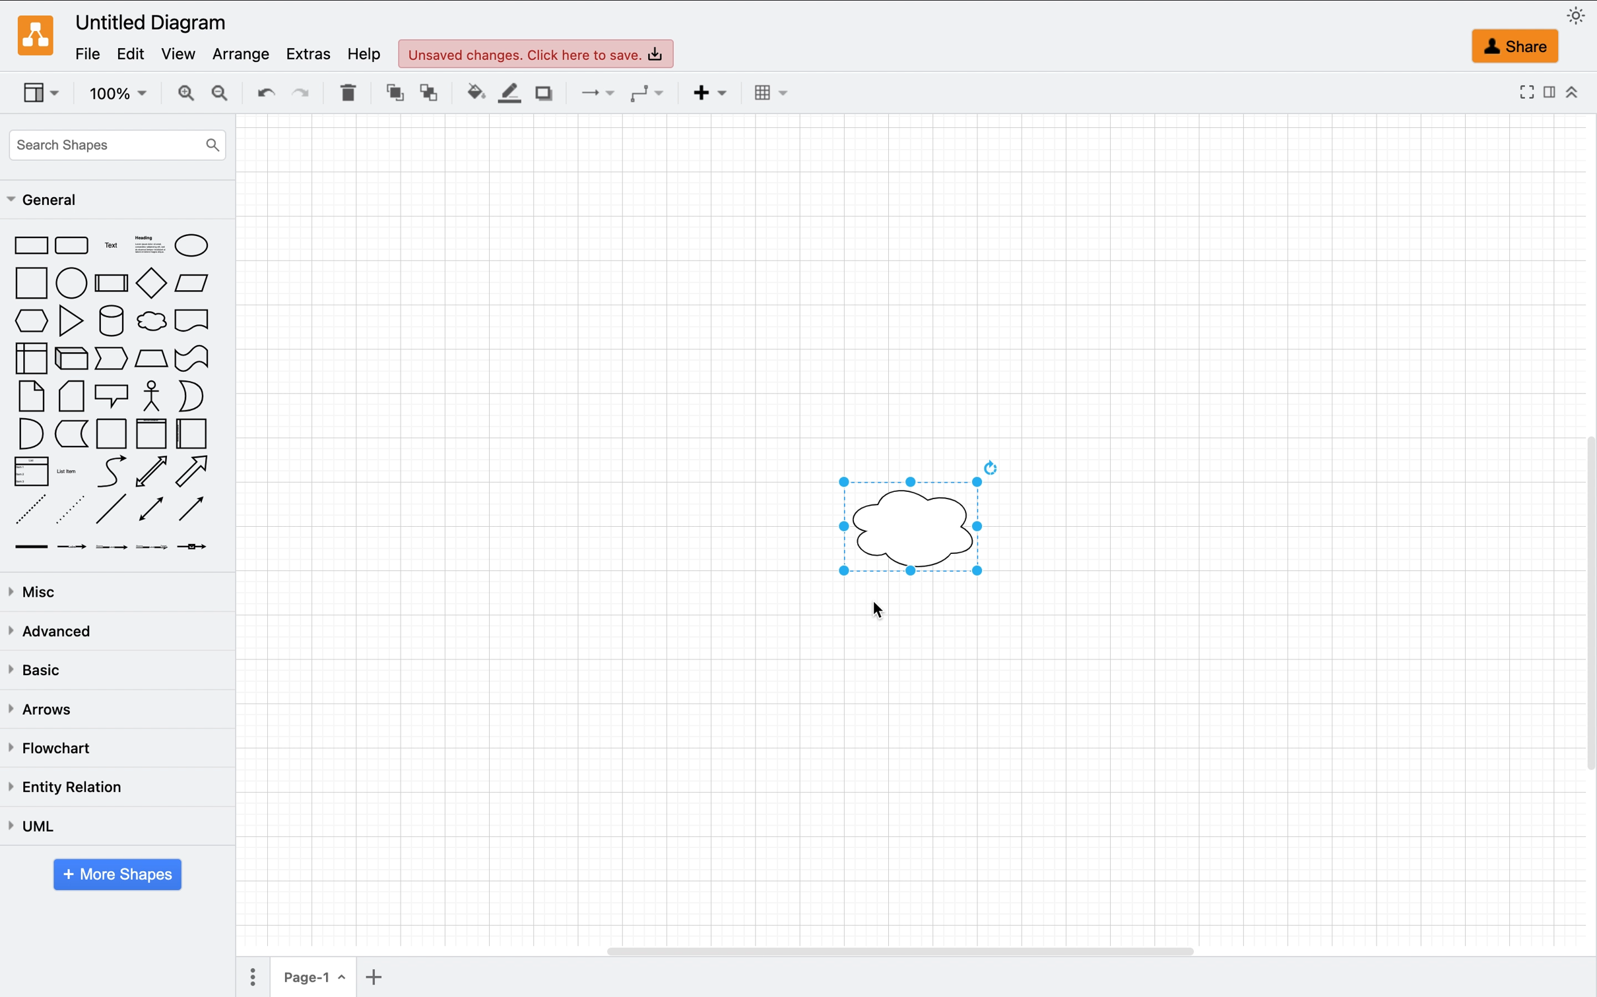 This screenshot has height=997, width=1597. Describe the element at coordinates (34, 361) in the screenshot. I see `internal storage` at that location.